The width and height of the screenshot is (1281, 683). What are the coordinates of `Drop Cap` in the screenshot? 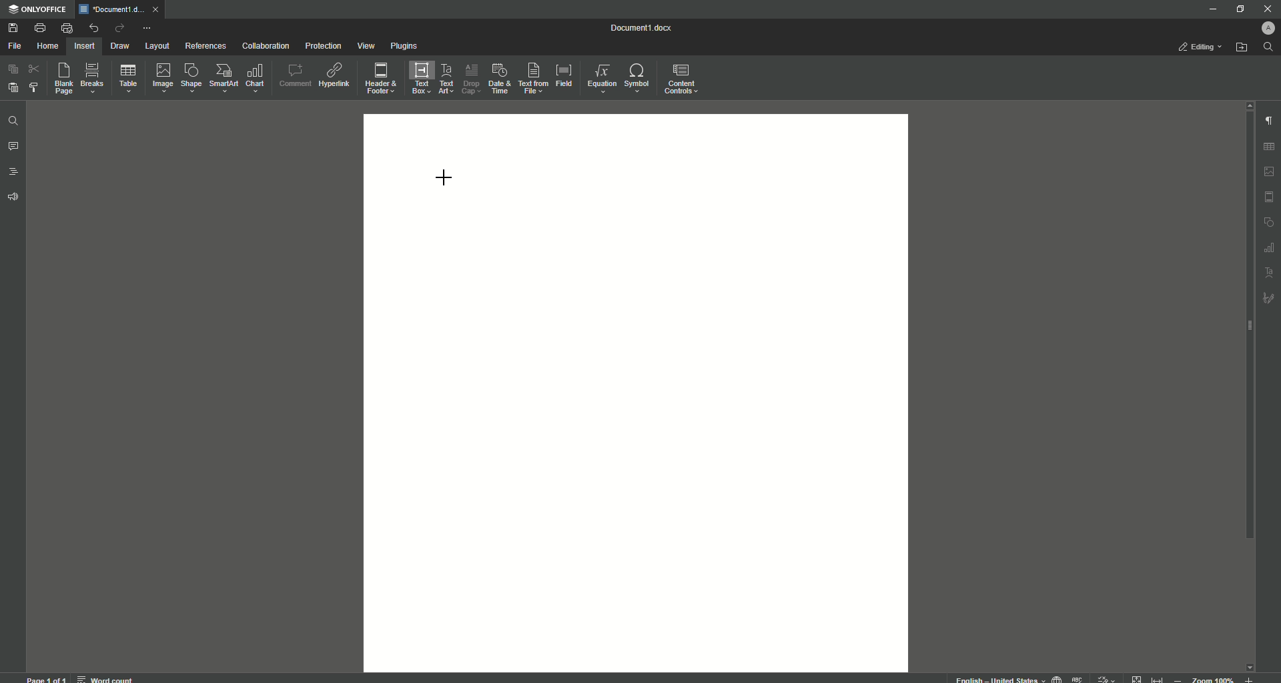 It's located at (470, 76).